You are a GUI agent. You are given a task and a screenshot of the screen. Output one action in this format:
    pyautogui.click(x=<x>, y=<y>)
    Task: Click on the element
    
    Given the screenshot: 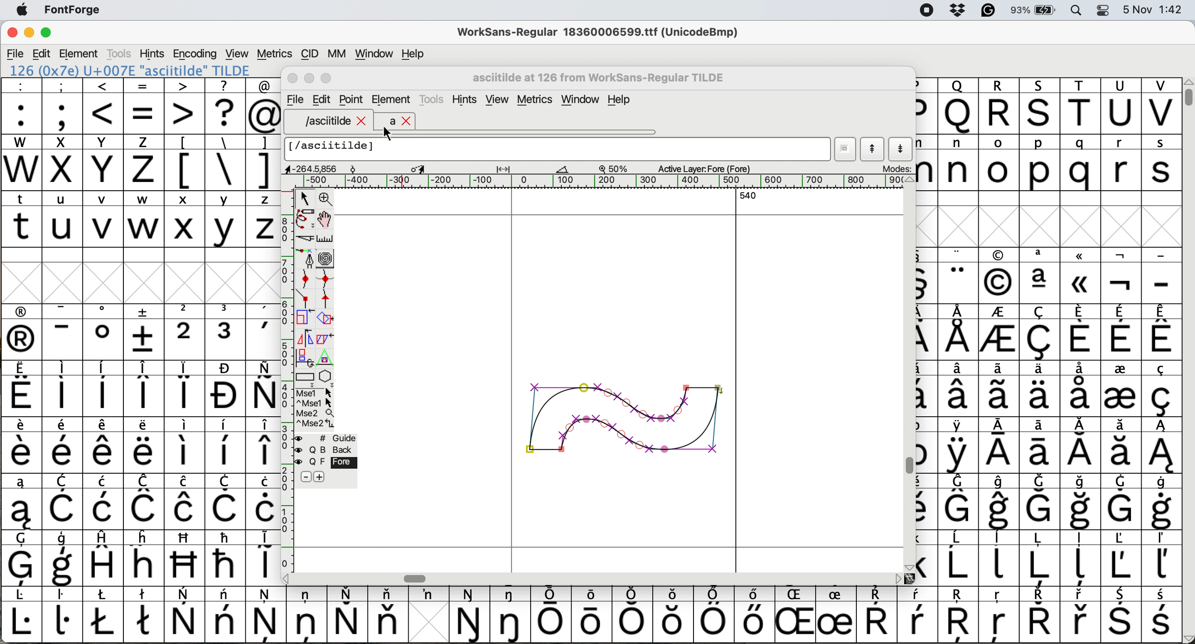 What is the action you would take?
    pyautogui.click(x=80, y=53)
    